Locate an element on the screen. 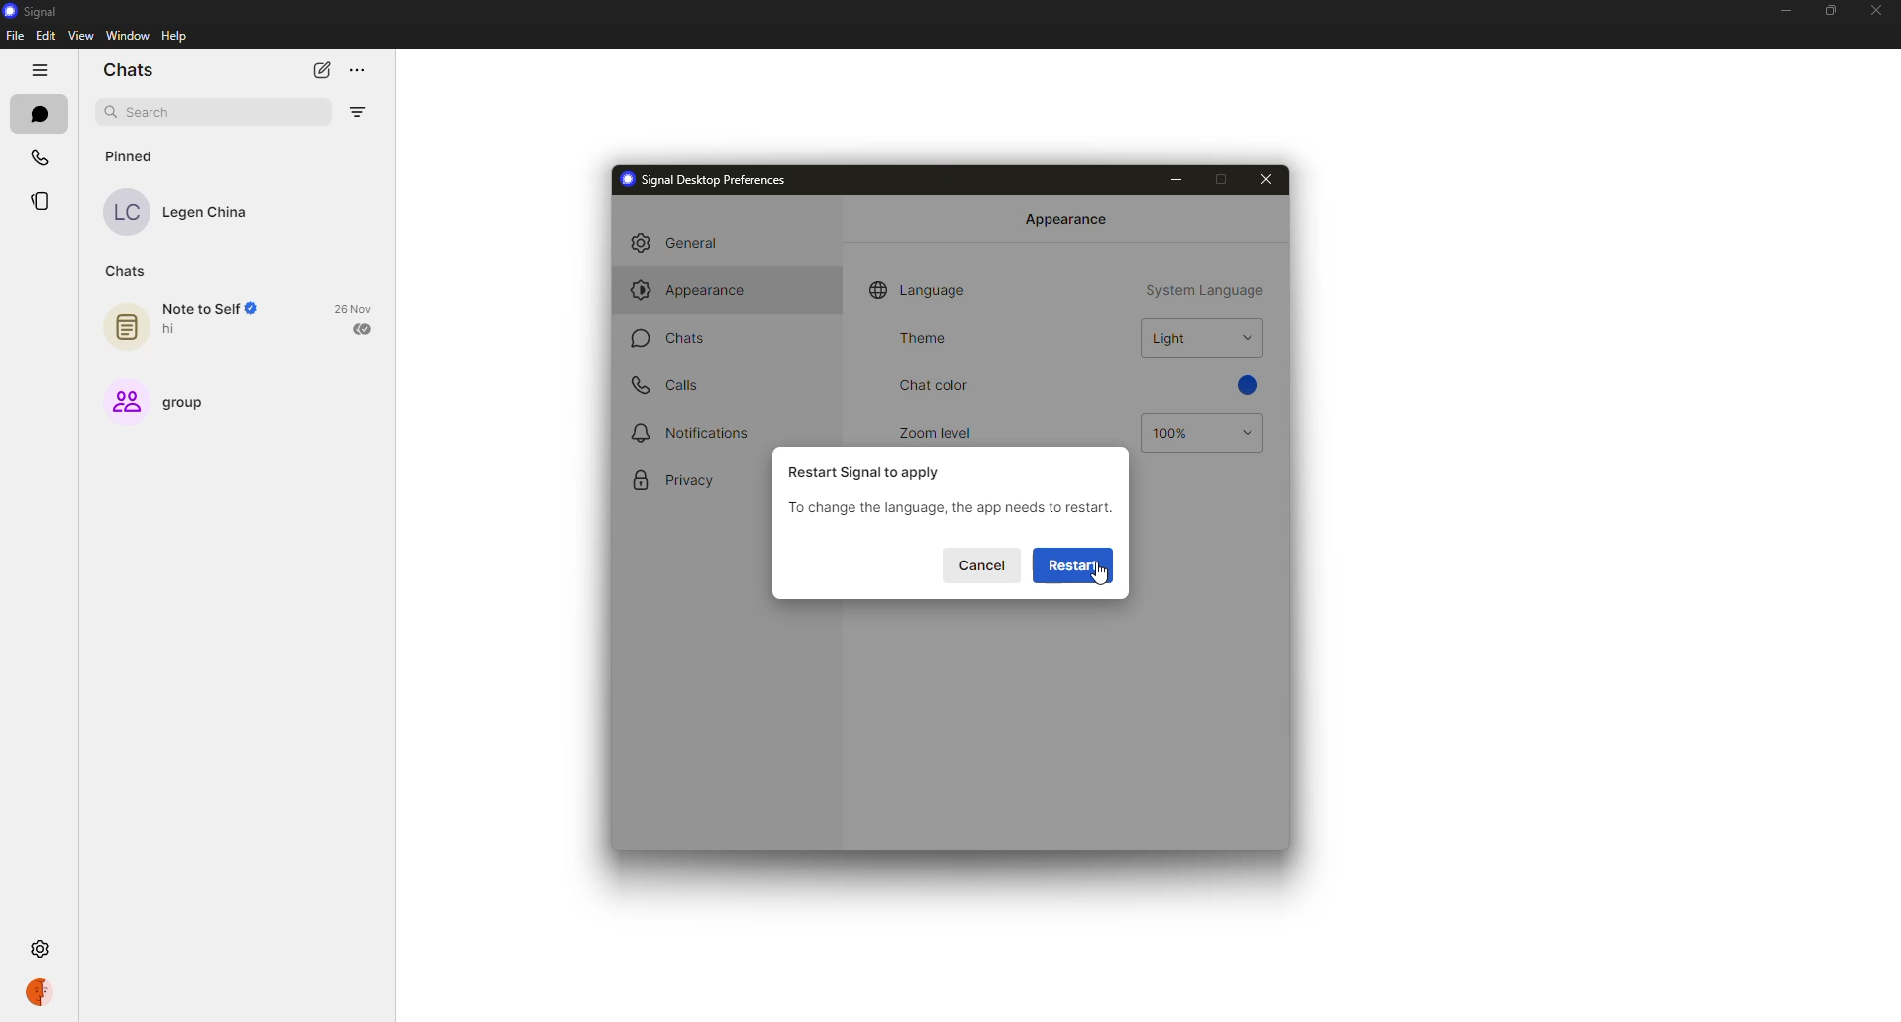 The height and width of the screenshot is (1022, 1901). search is located at coordinates (147, 113).